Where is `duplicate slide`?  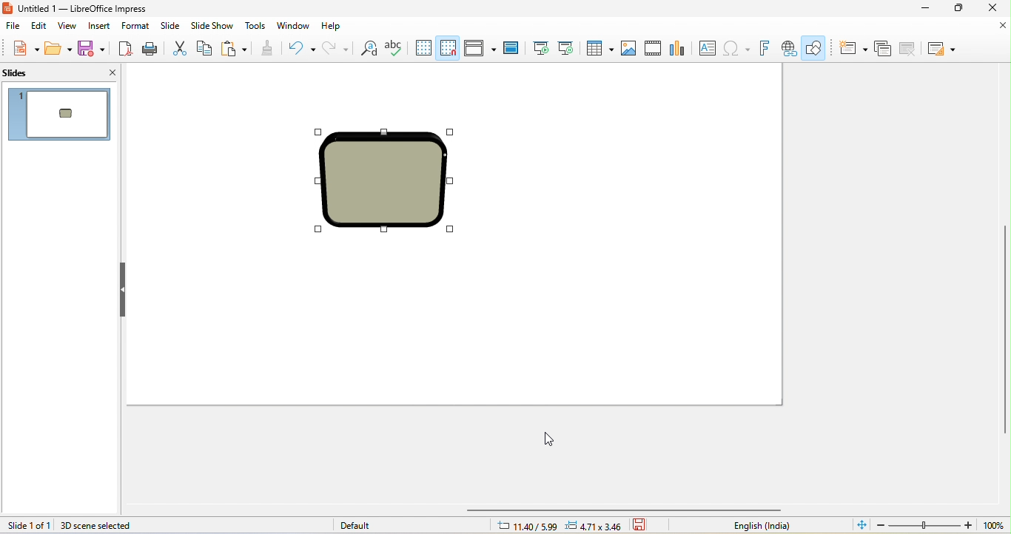 duplicate slide is located at coordinates (884, 48).